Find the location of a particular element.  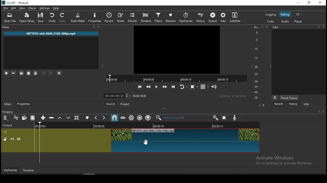

move filter down is located at coordinates (51, 73).